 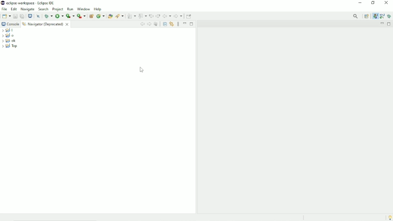 What do you see at coordinates (158, 16) in the screenshot?
I see `Next edit location` at bounding box center [158, 16].